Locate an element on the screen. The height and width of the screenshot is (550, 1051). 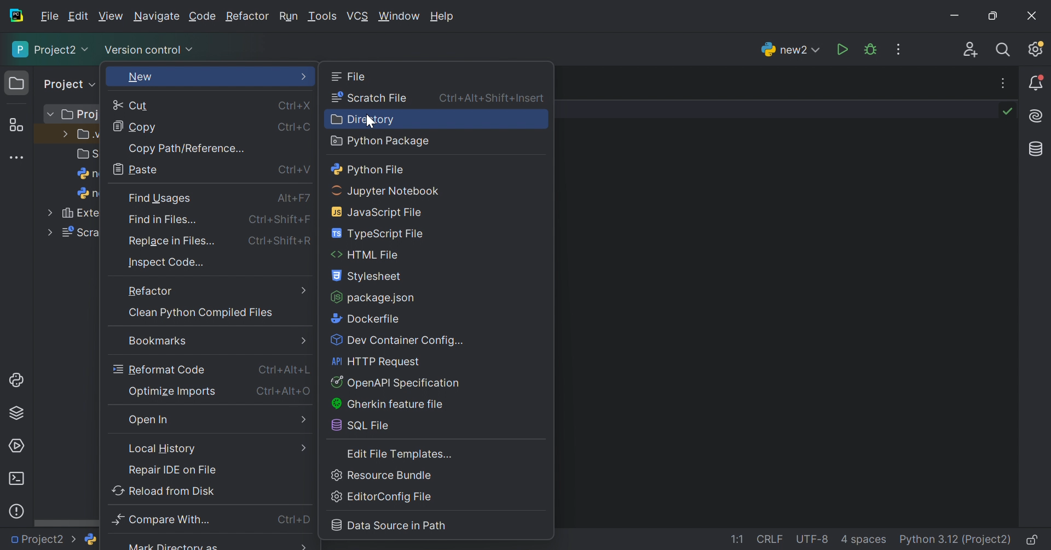
Code is located at coordinates (202, 17).